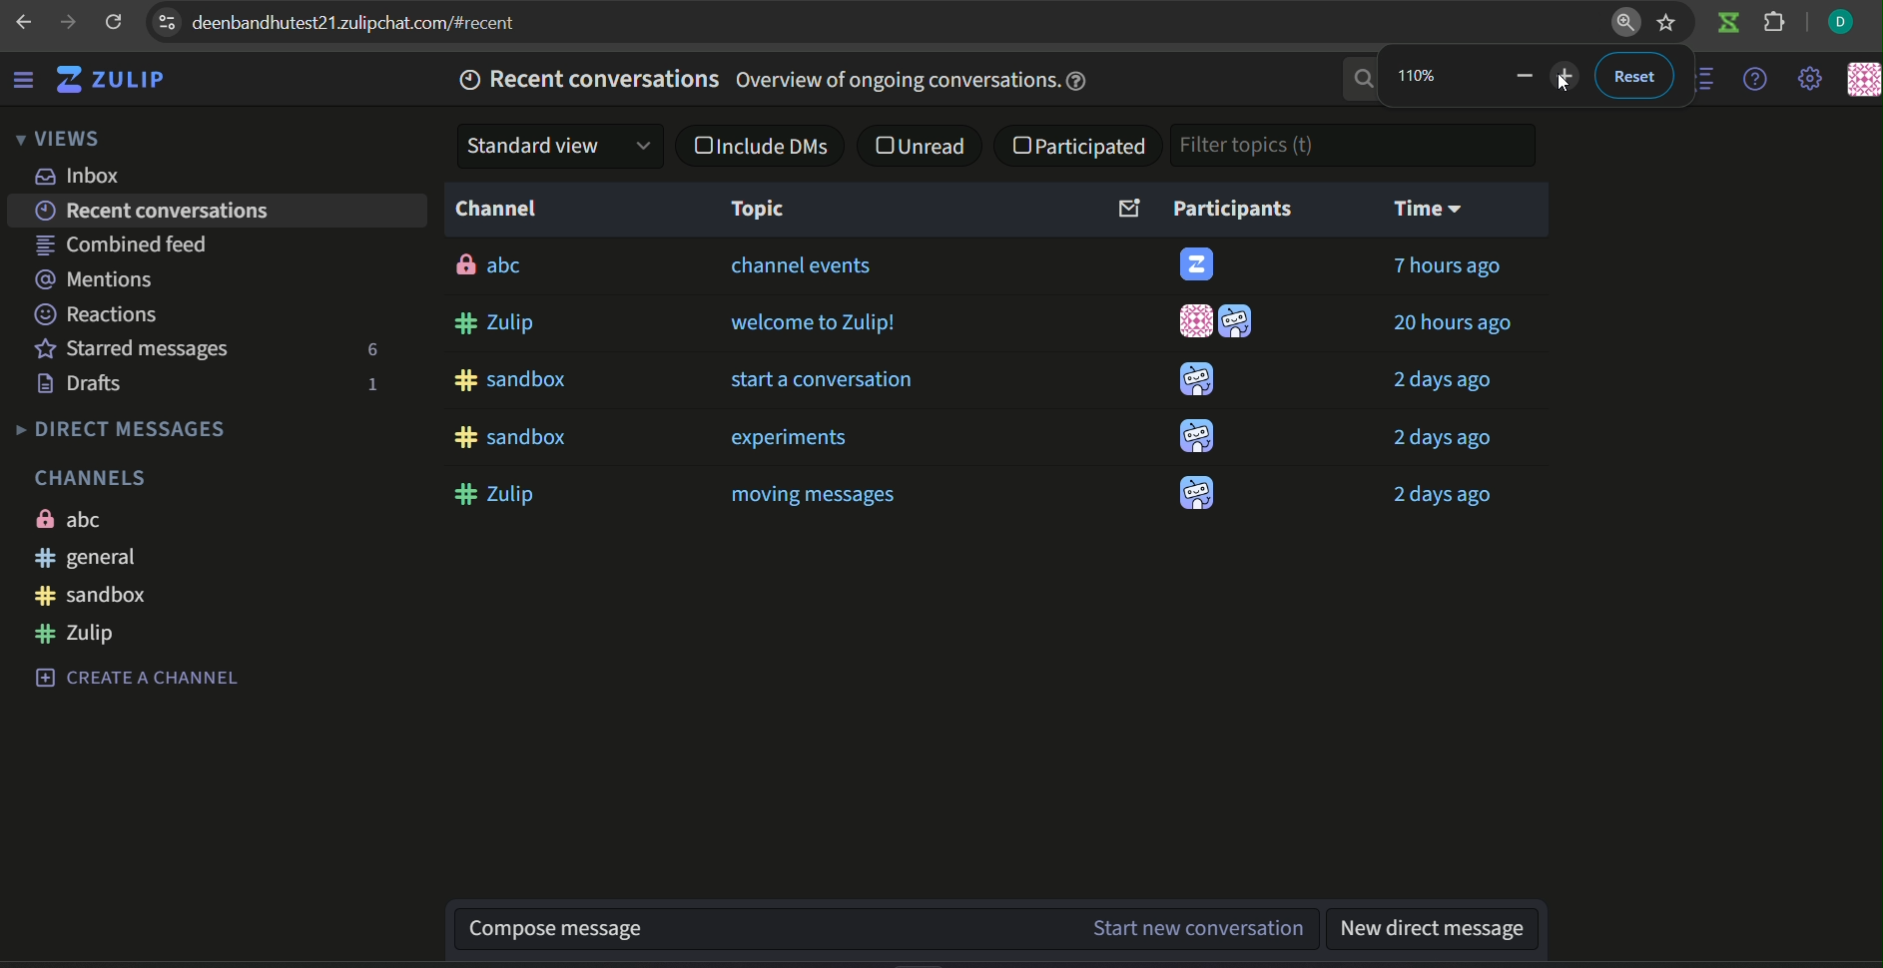 Image resolution: width=1883 pixels, height=968 pixels. Describe the element at coordinates (91, 474) in the screenshot. I see `CHANNELS` at that location.